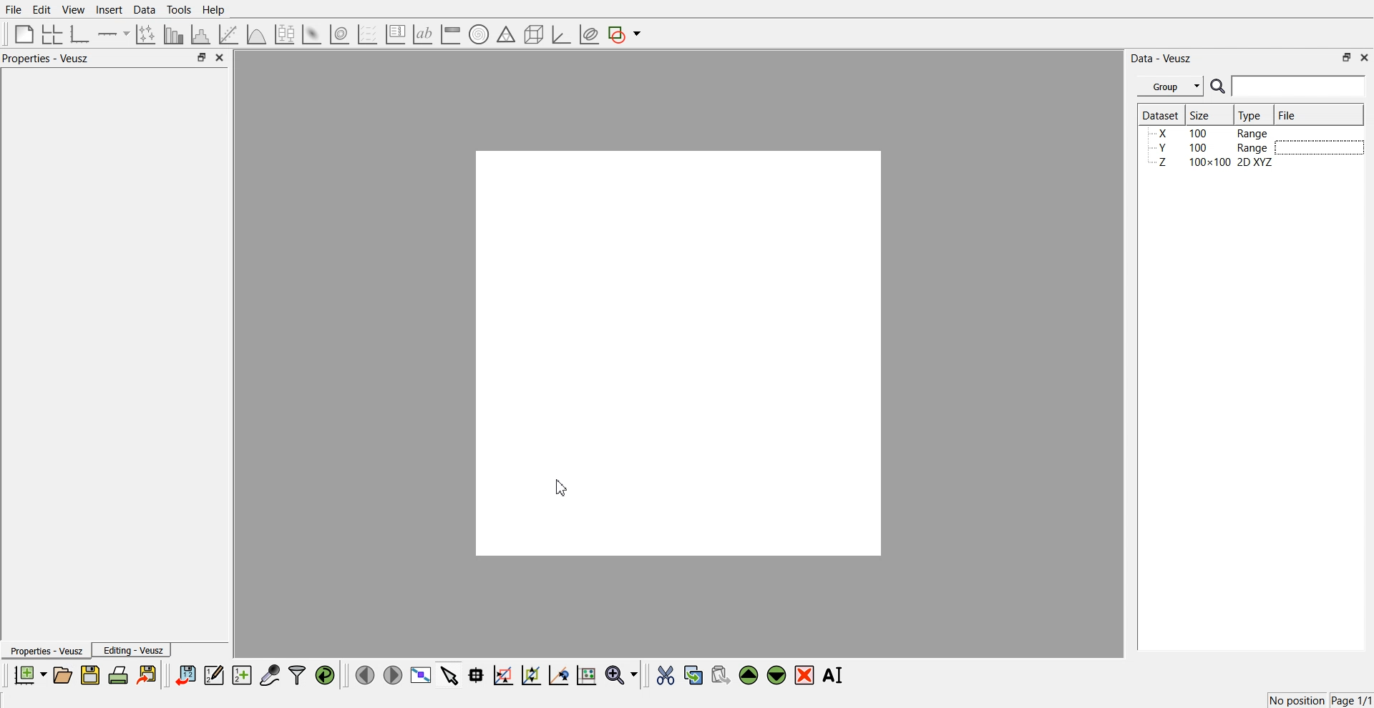  I want to click on Polar Graph, so click(479, 34).